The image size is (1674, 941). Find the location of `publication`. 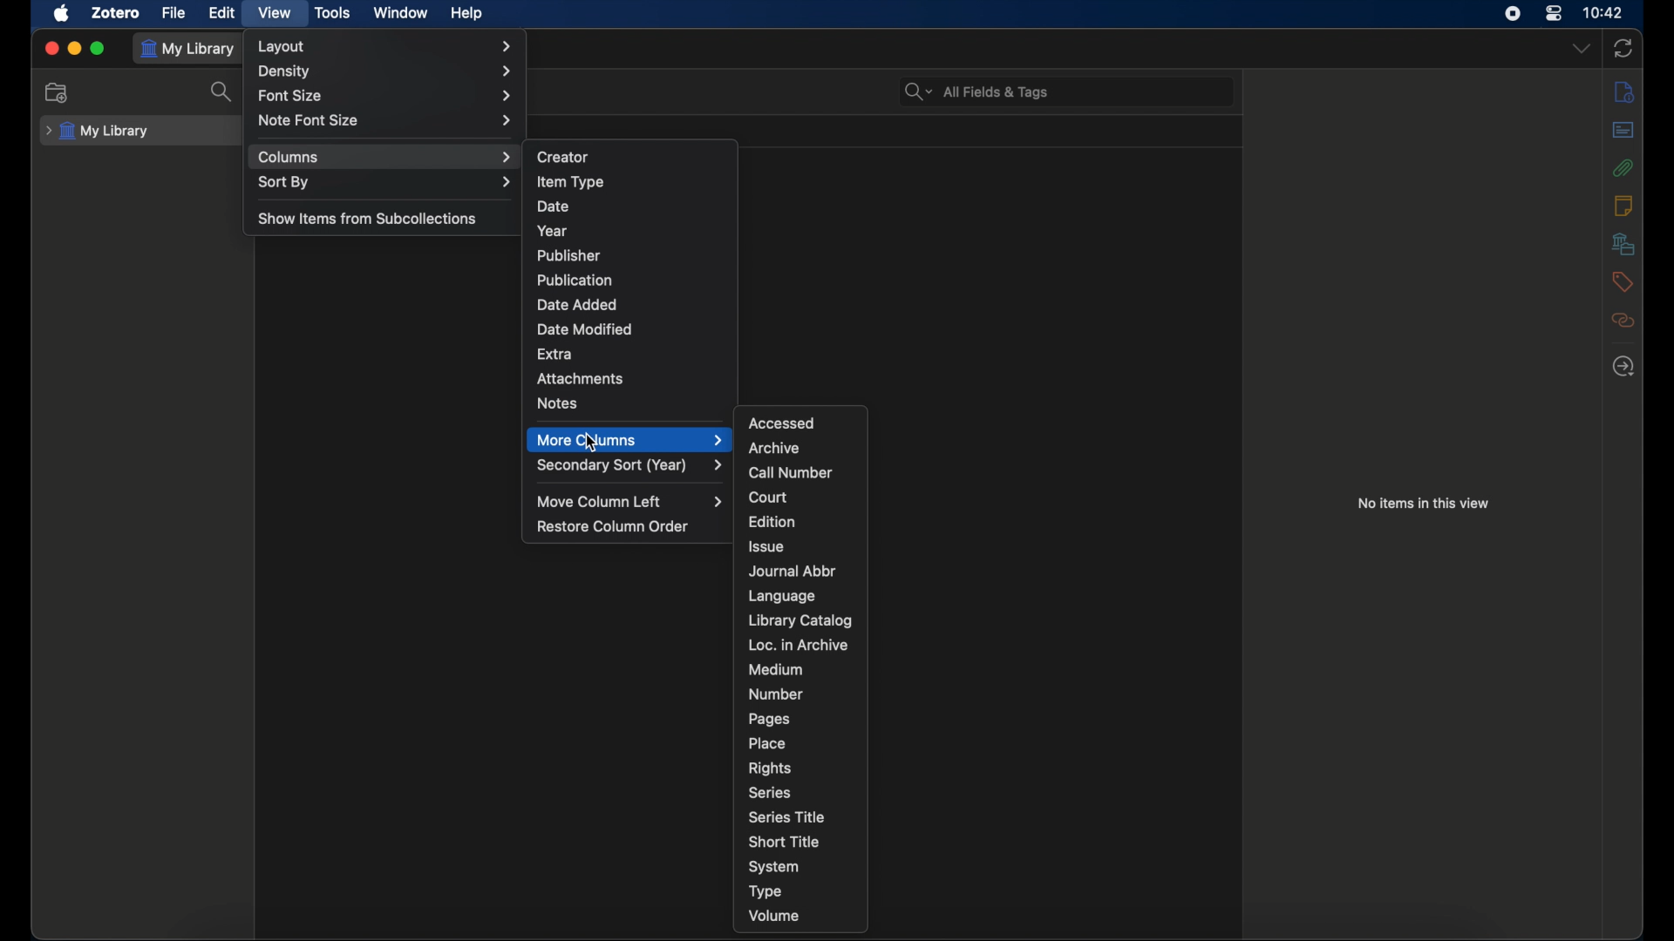

publication is located at coordinates (575, 279).